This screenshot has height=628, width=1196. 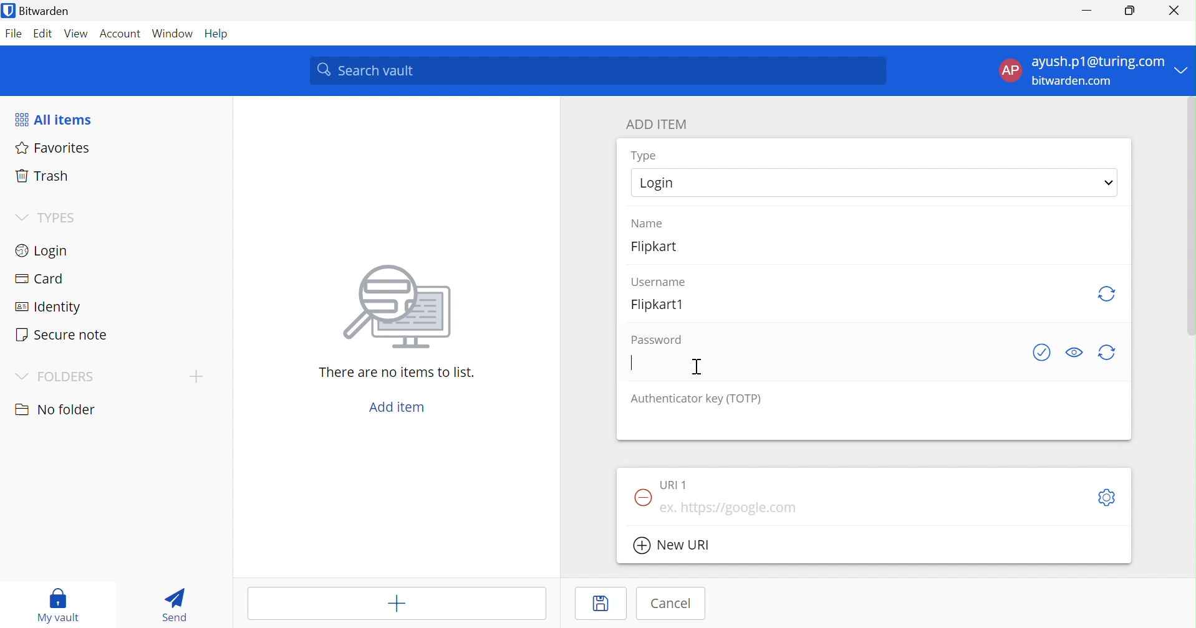 What do you see at coordinates (662, 304) in the screenshot?
I see `Flipkart1` at bounding box center [662, 304].